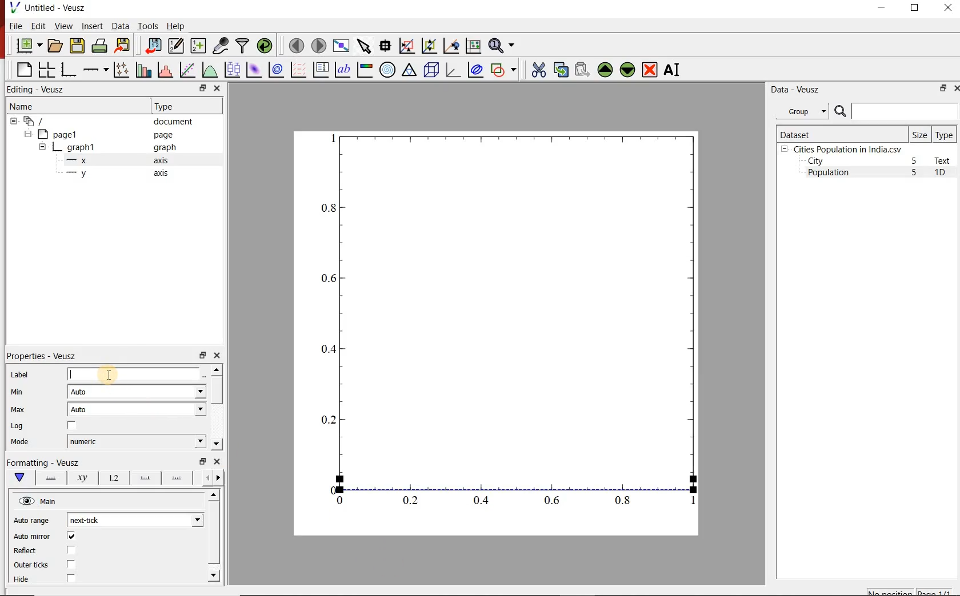 The height and width of the screenshot is (596, 960). What do you see at coordinates (80, 480) in the screenshot?
I see `Axis Label` at bounding box center [80, 480].